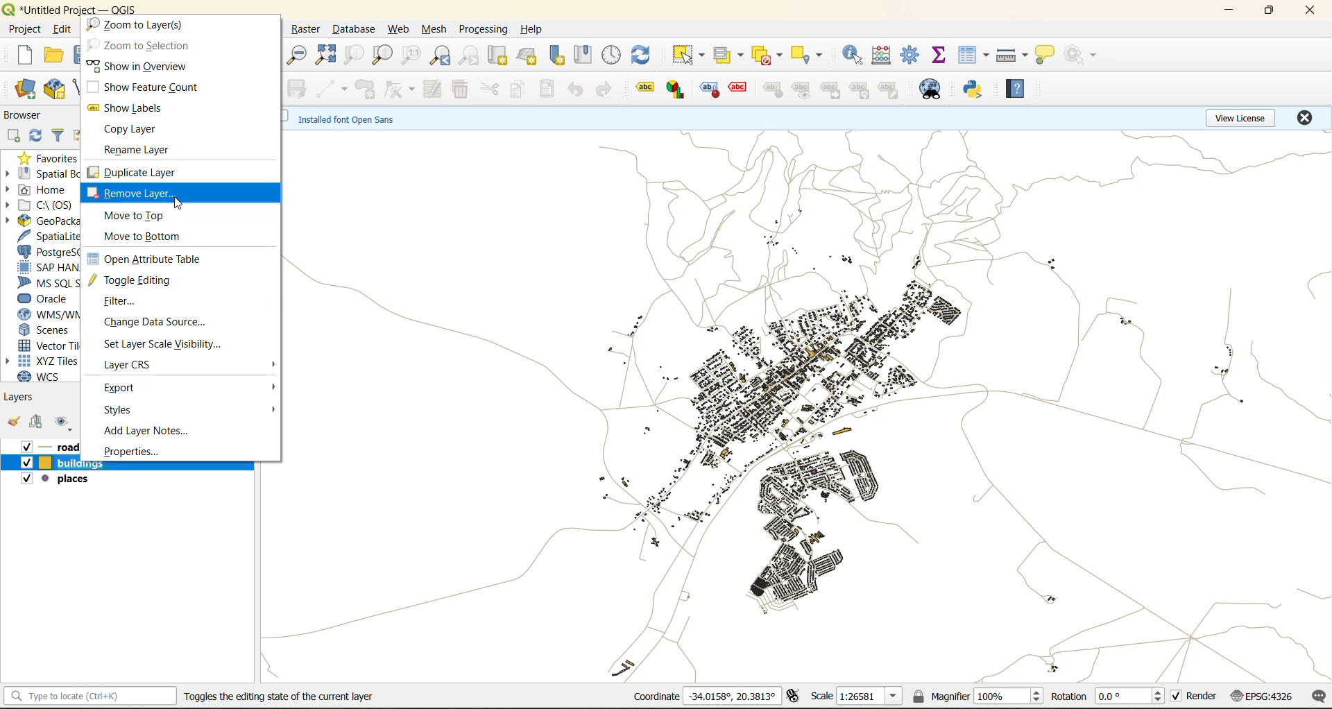 The height and width of the screenshot is (709, 1332). I want to click on styles, so click(123, 410).